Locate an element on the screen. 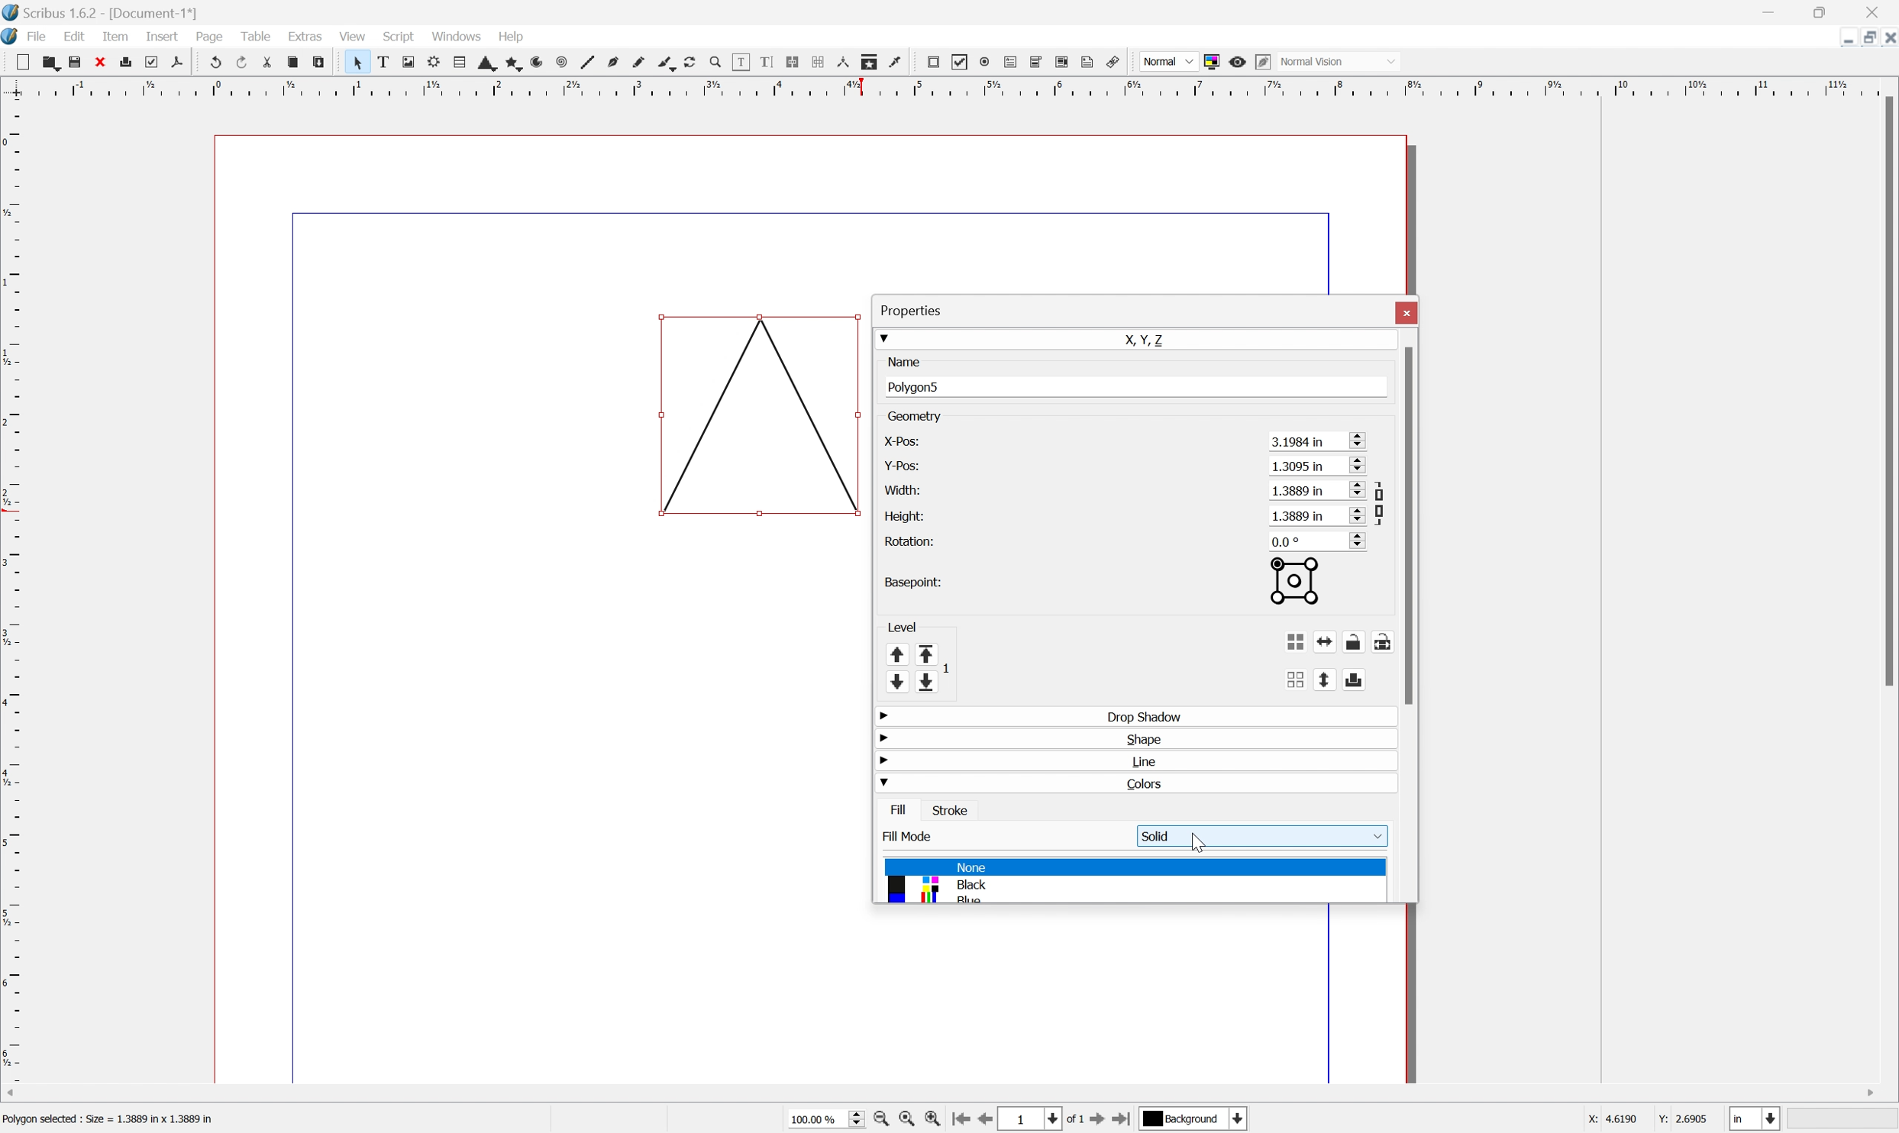  X: 4.6190 is located at coordinates (1608, 1120).